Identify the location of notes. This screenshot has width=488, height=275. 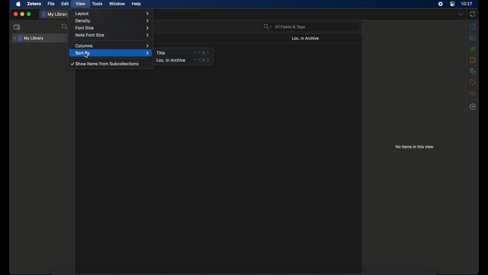
(473, 27).